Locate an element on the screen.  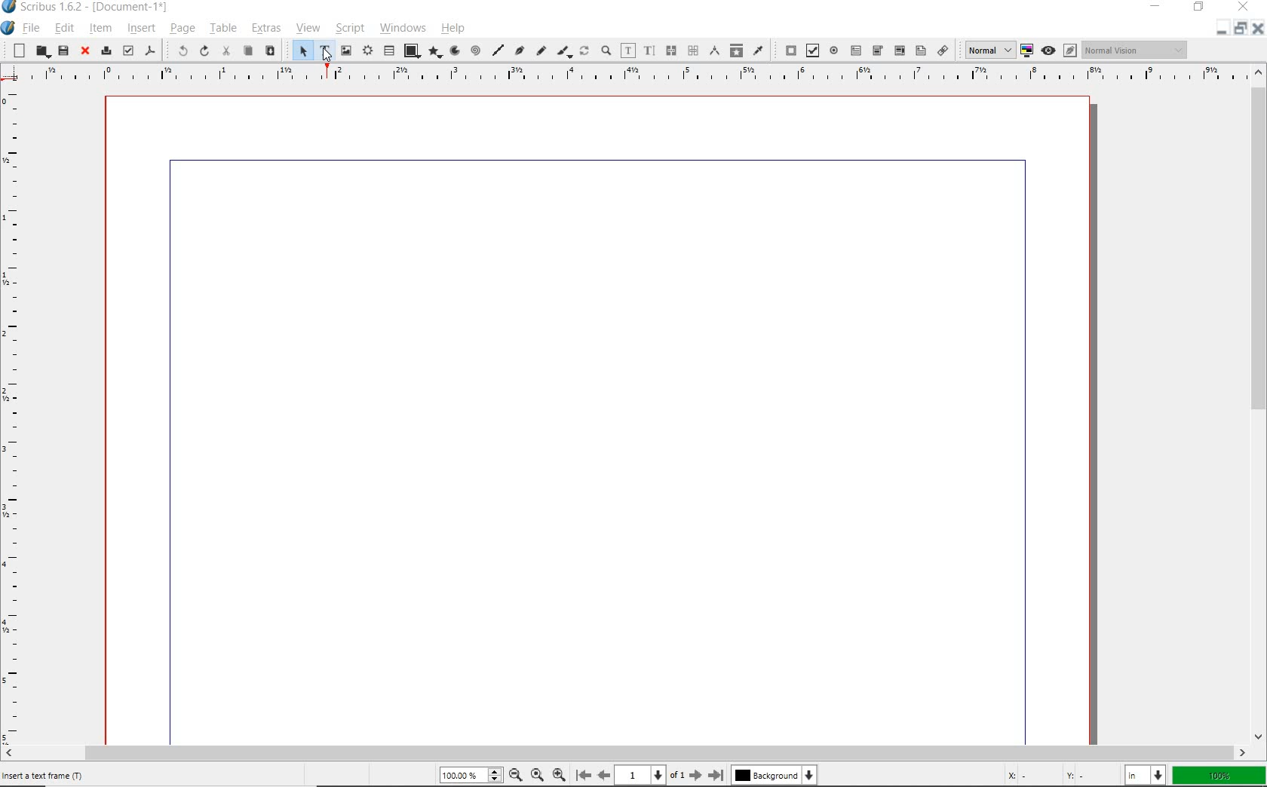
spiral is located at coordinates (476, 50).